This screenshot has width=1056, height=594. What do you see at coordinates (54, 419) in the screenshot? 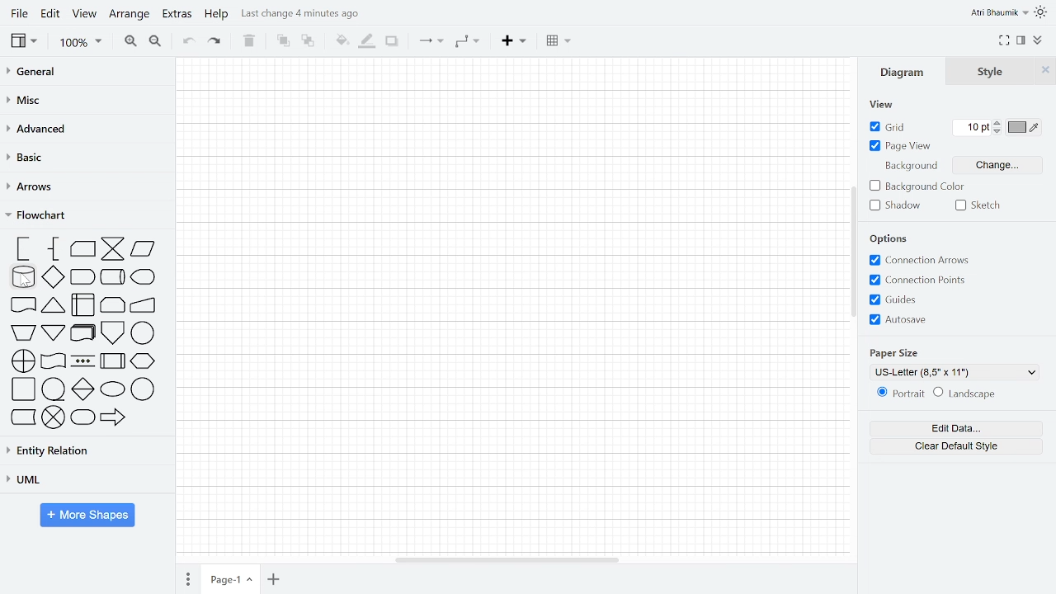
I see `summing junction` at bounding box center [54, 419].